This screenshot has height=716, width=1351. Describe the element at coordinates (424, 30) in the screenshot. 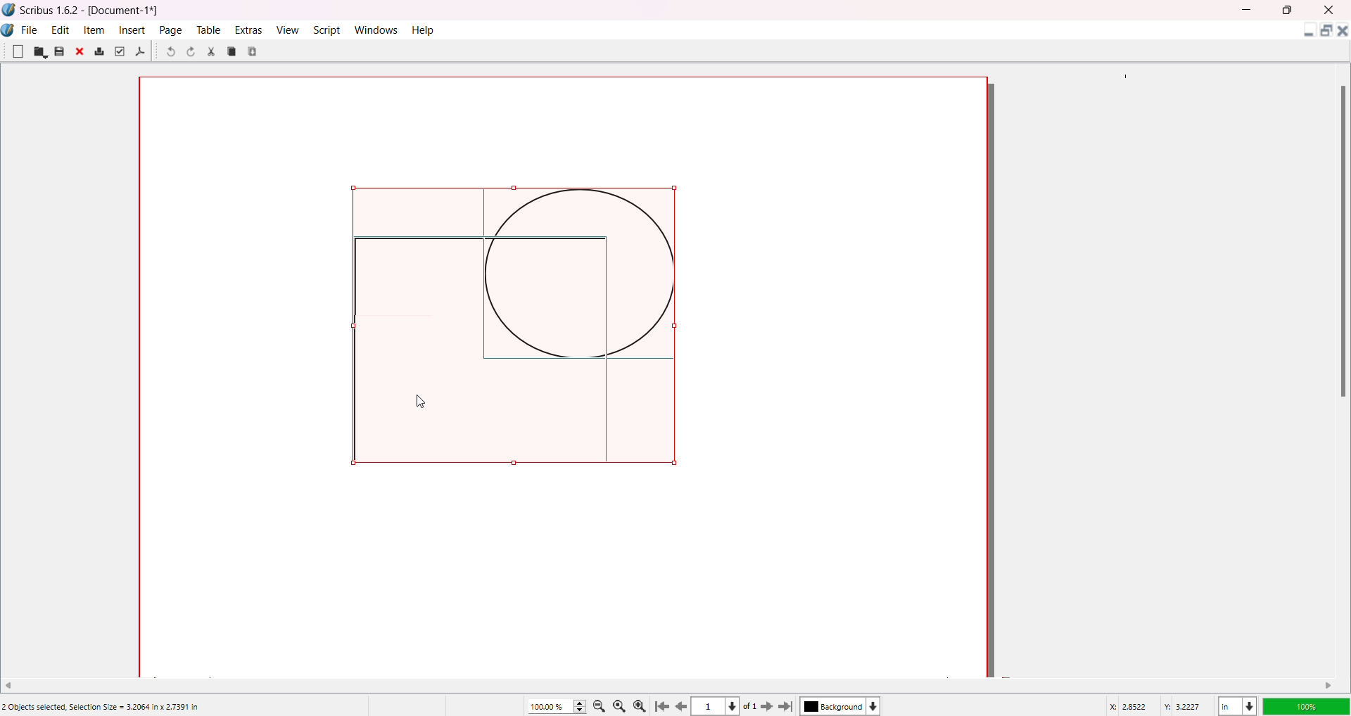

I see `Help` at that location.